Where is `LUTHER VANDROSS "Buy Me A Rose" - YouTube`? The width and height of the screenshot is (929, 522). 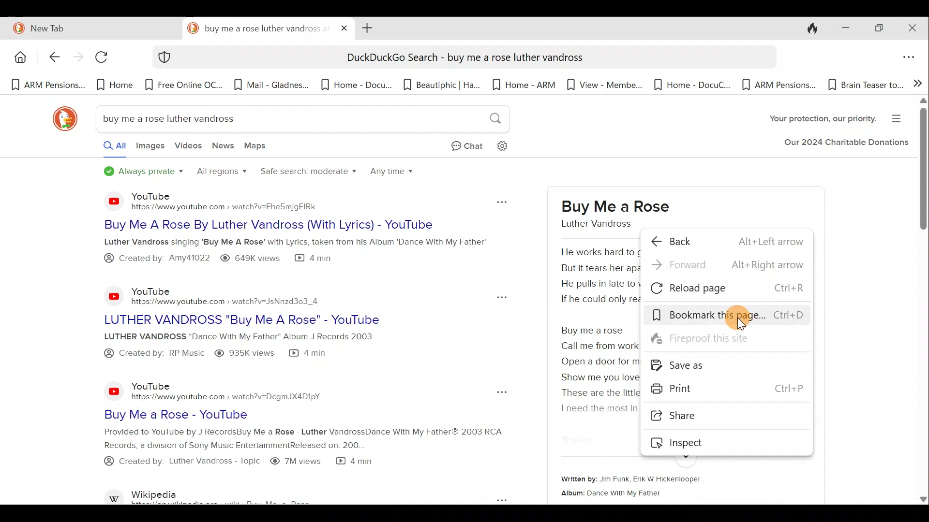 LUTHER VANDROSS "Buy Me A Rose" - YouTube is located at coordinates (284, 318).